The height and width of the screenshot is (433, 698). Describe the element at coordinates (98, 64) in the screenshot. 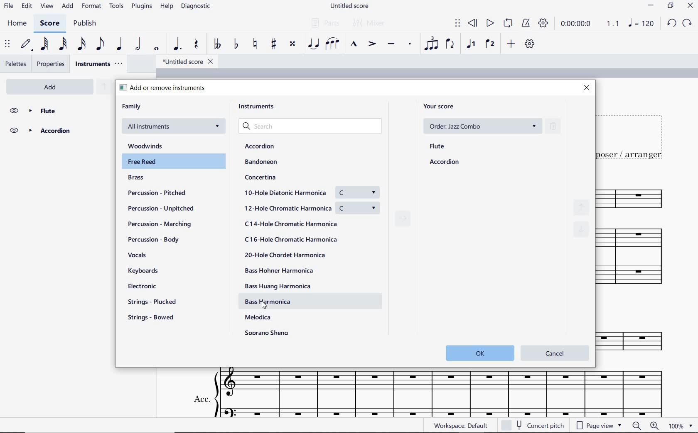

I see `instruments` at that location.